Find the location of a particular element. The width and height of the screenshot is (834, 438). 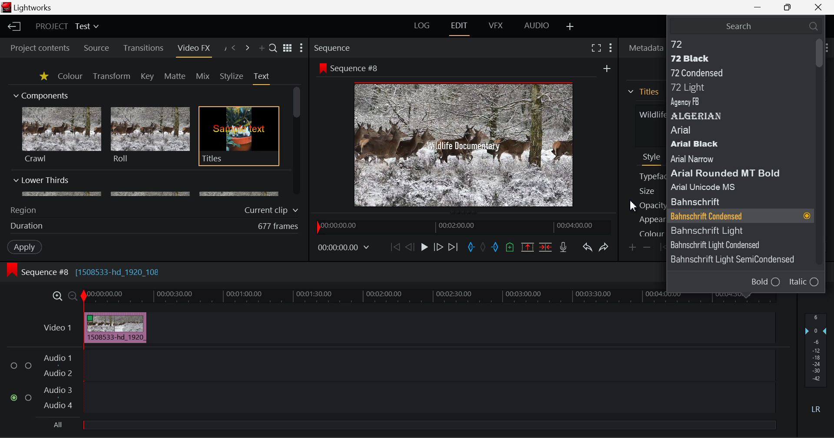

Arial Unicode MS is located at coordinates (714, 186).